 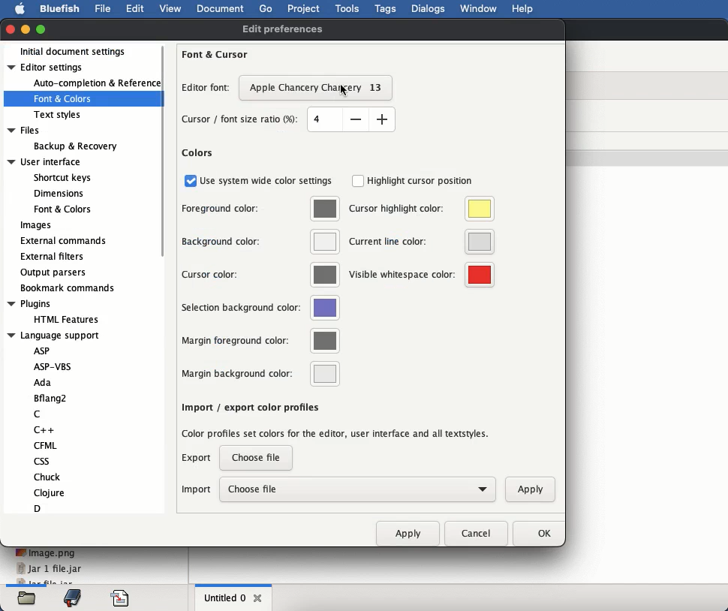 I want to click on cursor highlight color, so click(x=421, y=209).